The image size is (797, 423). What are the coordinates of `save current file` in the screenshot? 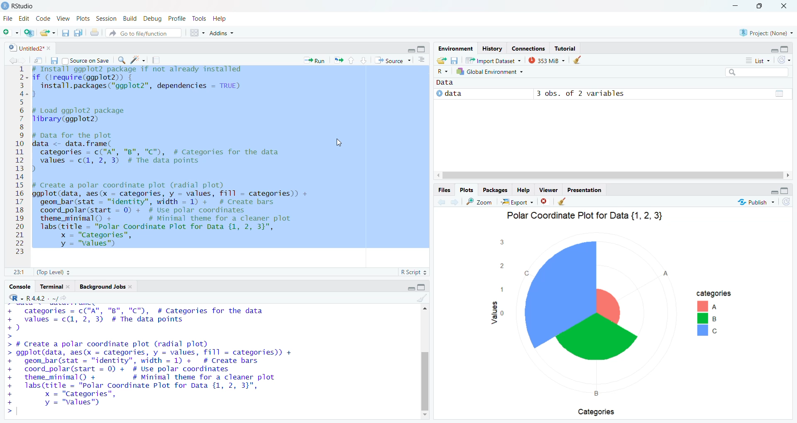 It's located at (66, 33).